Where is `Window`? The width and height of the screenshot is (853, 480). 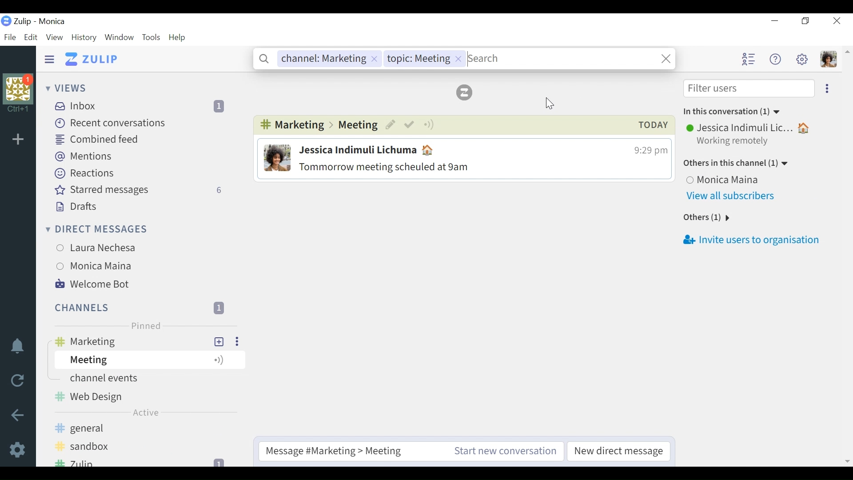 Window is located at coordinates (120, 38).